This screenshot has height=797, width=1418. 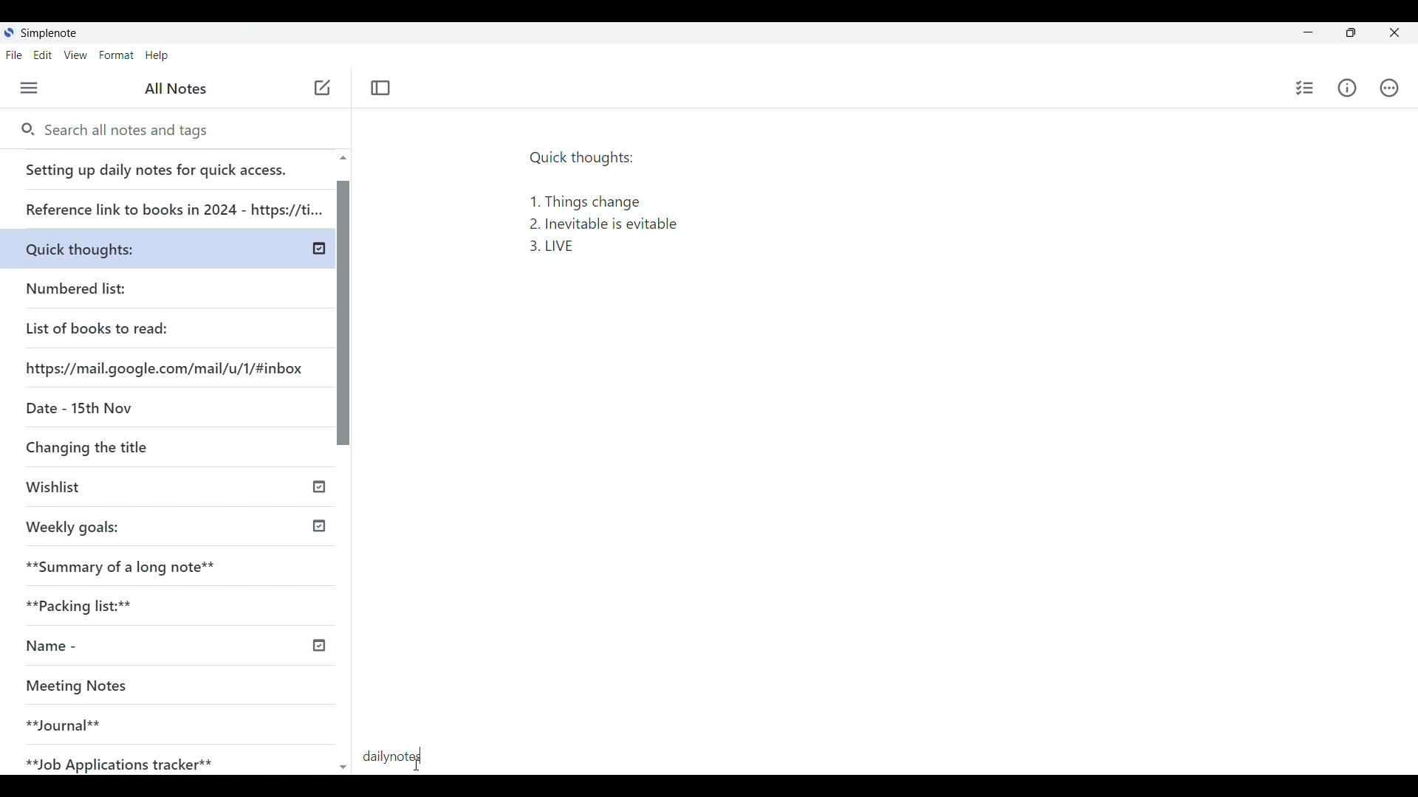 What do you see at coordinates (157, 55) in the screenshot?
I see `Help menu` at bounding box center [157, 55].